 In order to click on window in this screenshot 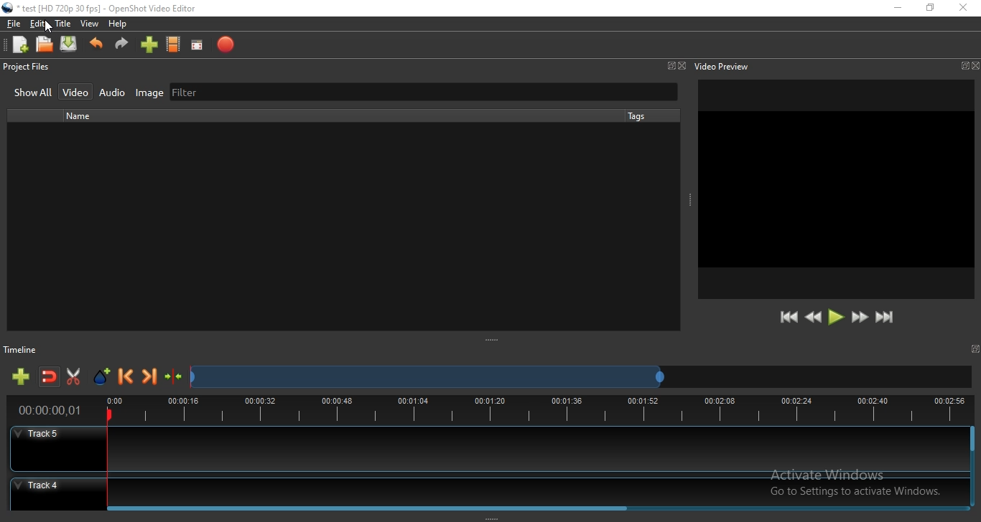, I will do `click(963, 66)`.